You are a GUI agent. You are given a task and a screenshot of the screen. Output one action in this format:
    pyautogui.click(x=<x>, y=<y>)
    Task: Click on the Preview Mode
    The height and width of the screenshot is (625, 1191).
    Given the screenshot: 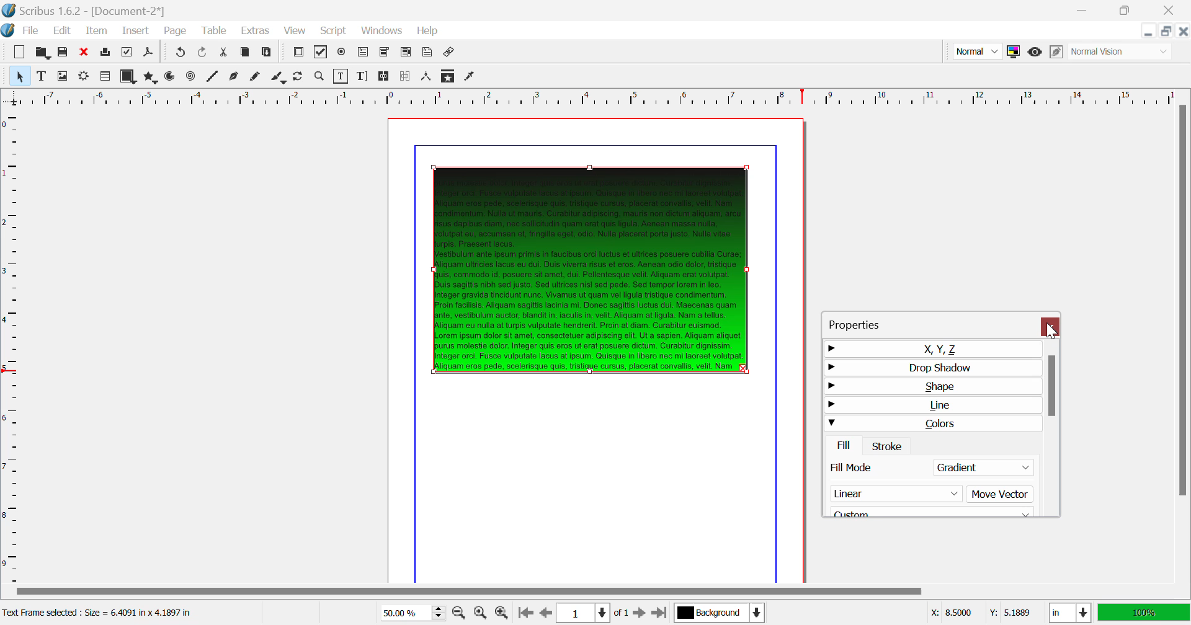 What is the action you would take?
    pyautogui.click(x=976, y=51)
    